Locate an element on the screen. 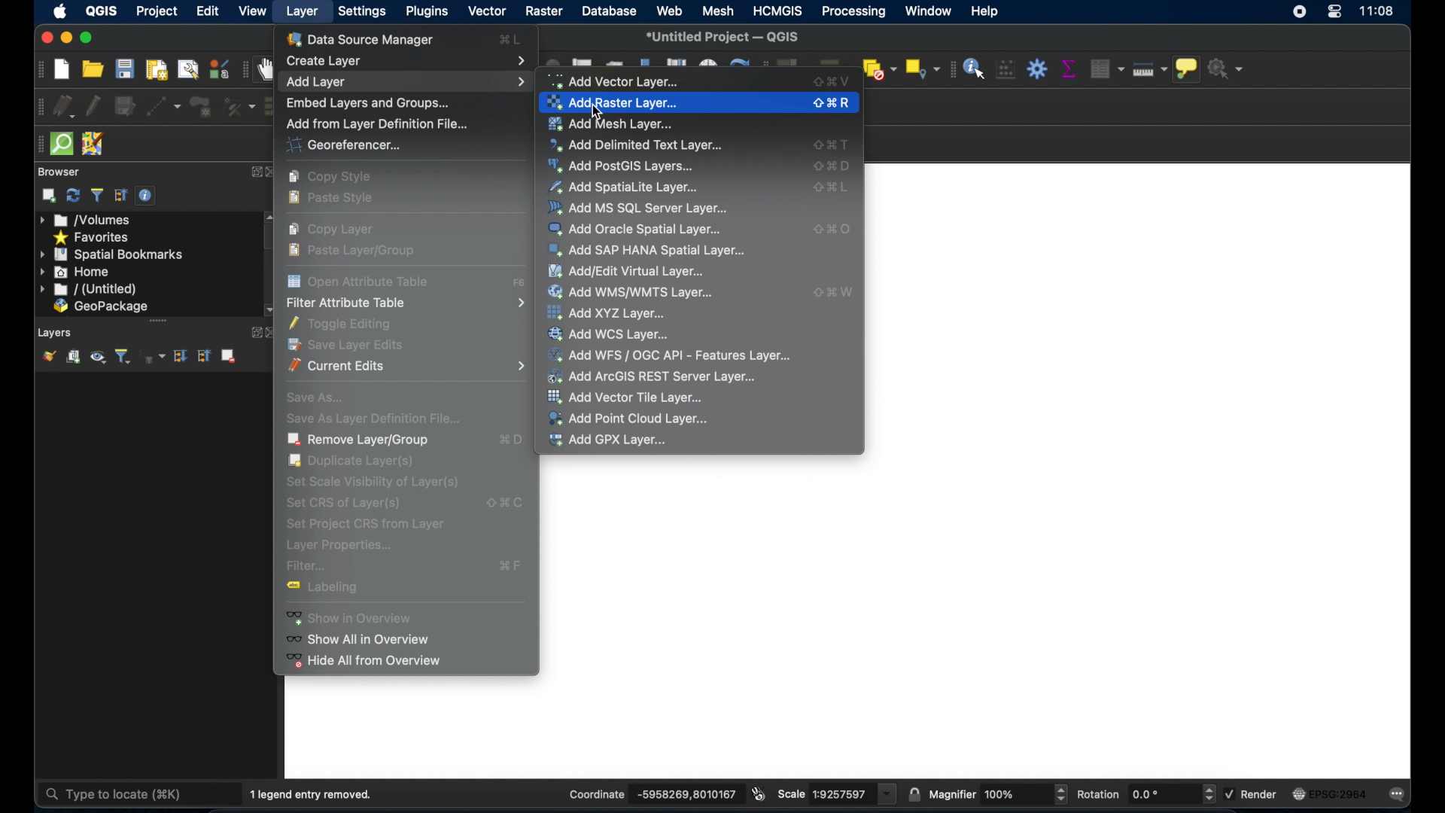 This screenshot has width=1445, height=813. plugins is located at coordinates (426, 12).